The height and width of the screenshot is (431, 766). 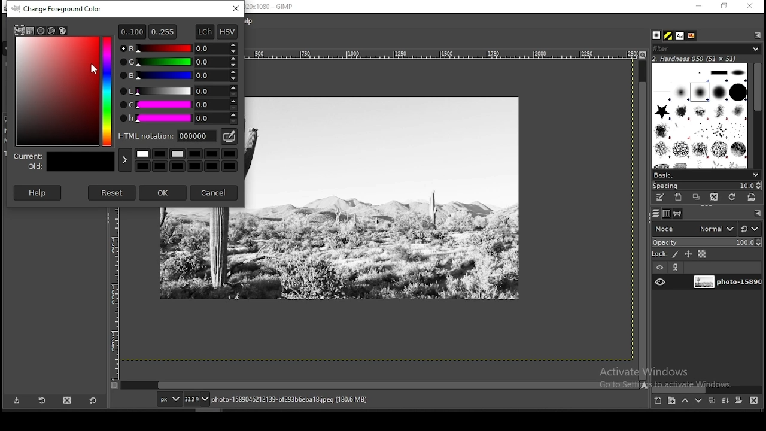 I want to click on layer visibility, so click(x=659, y=268).